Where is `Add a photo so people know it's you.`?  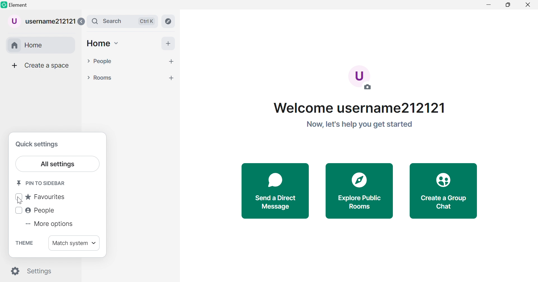
Add a photo so people know it's you. is located at coordinates (361, 79).